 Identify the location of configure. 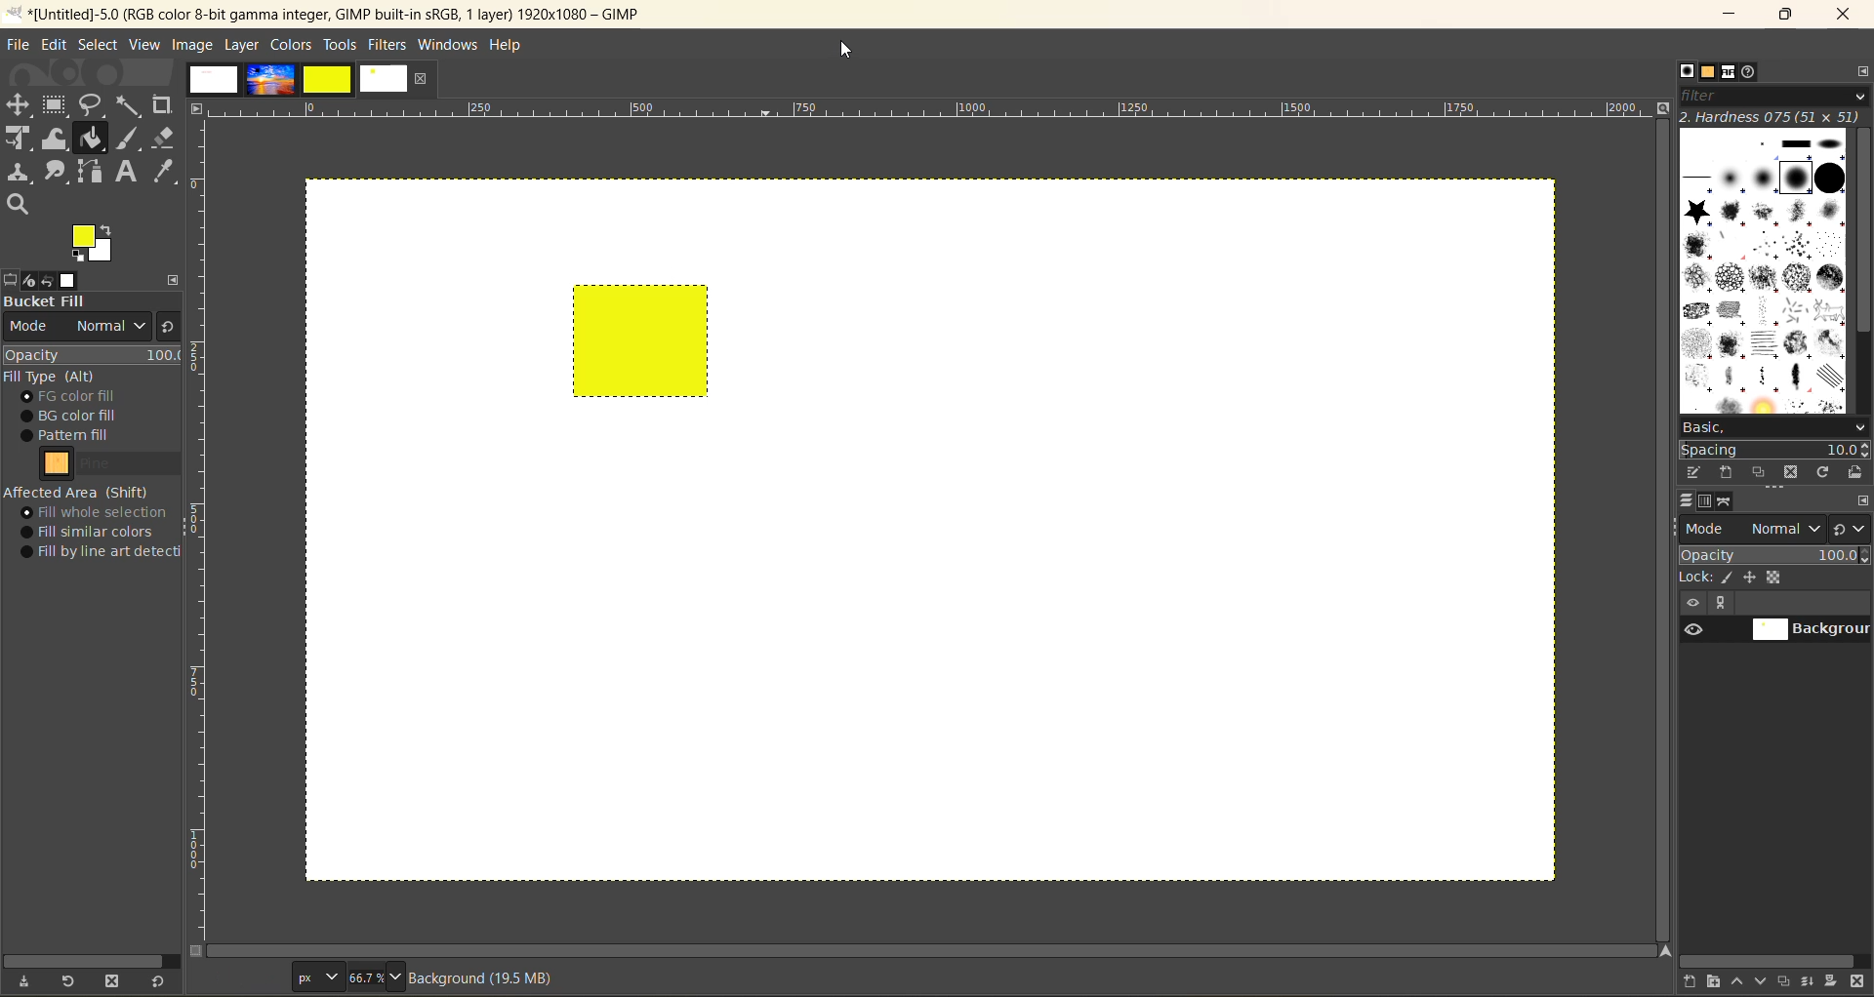
(1860, 76).